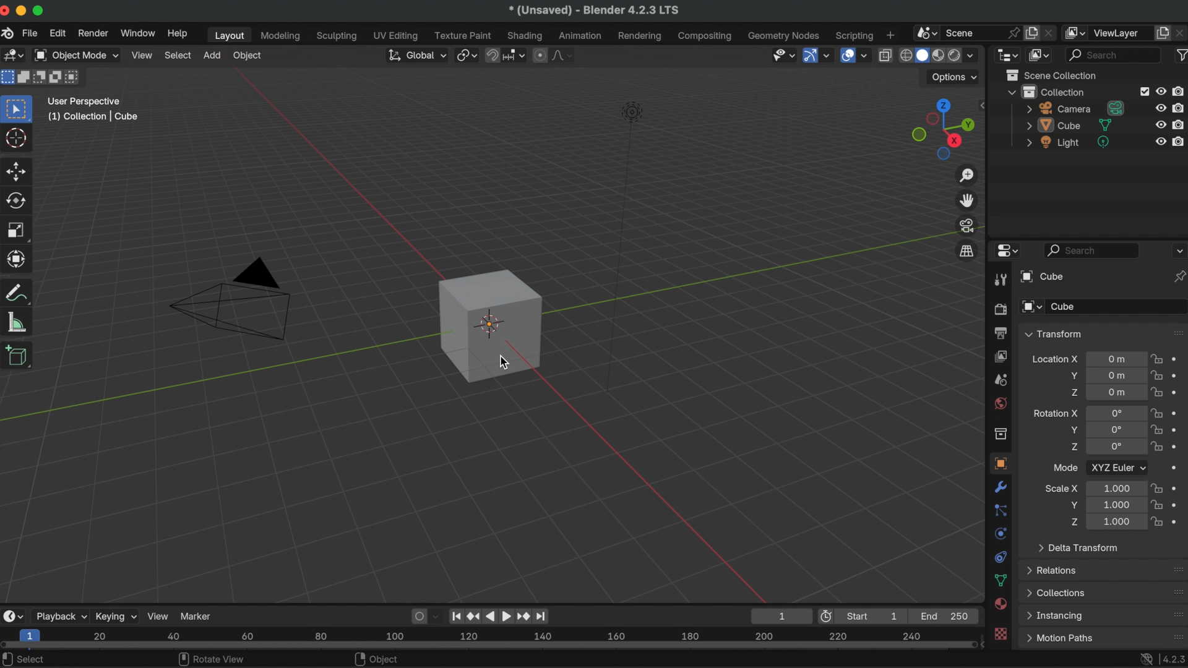 The image size is (1188, 668). Describe the element at coordinates (1157, 375) in the screenshot. I see `lock location` at that location.